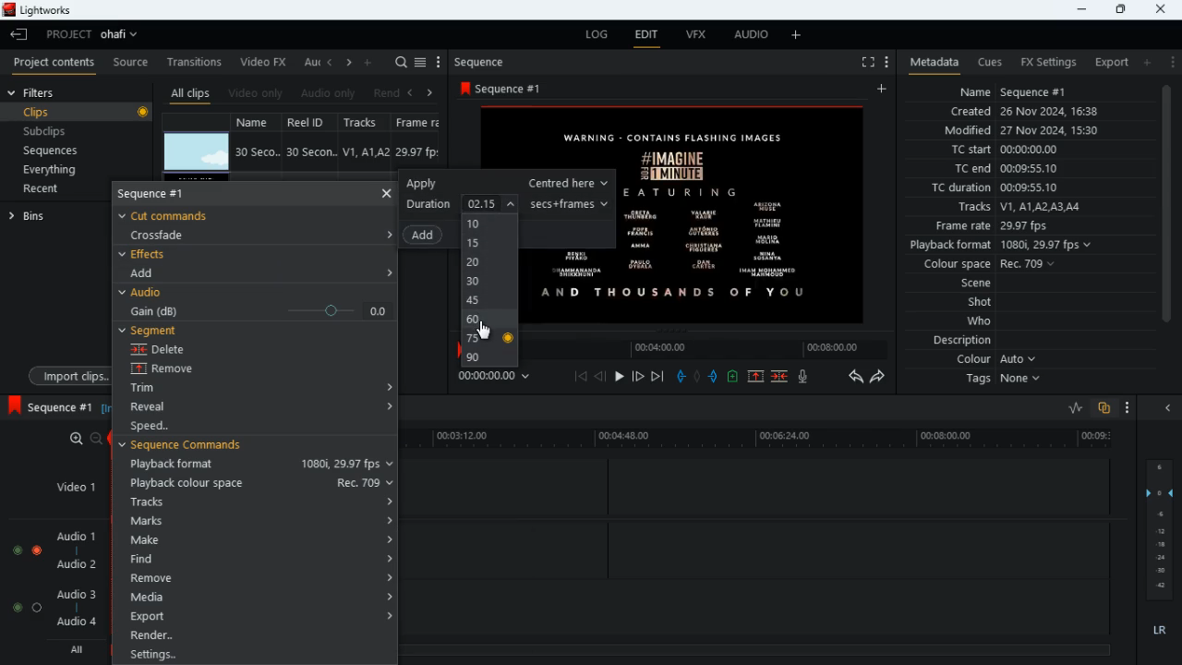 The width and height of the screenshot is (1182, 665). Describe the element at coordinates (506, 183) in the screenshot. I see `apply` at that location.